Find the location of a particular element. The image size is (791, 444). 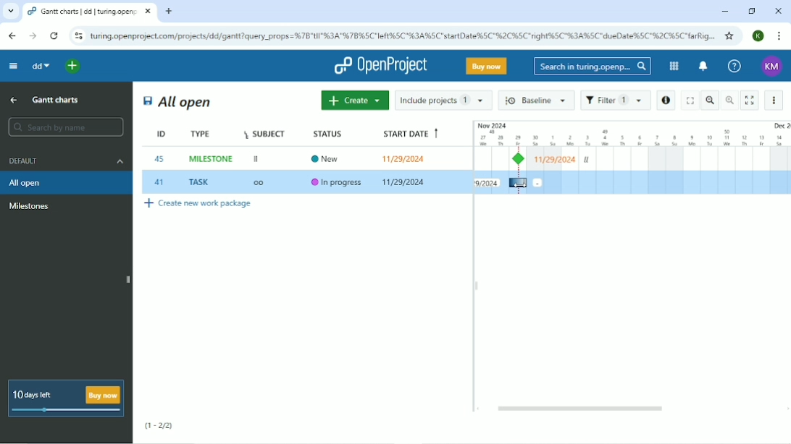

Include projects is located at coordinates (443, 100).